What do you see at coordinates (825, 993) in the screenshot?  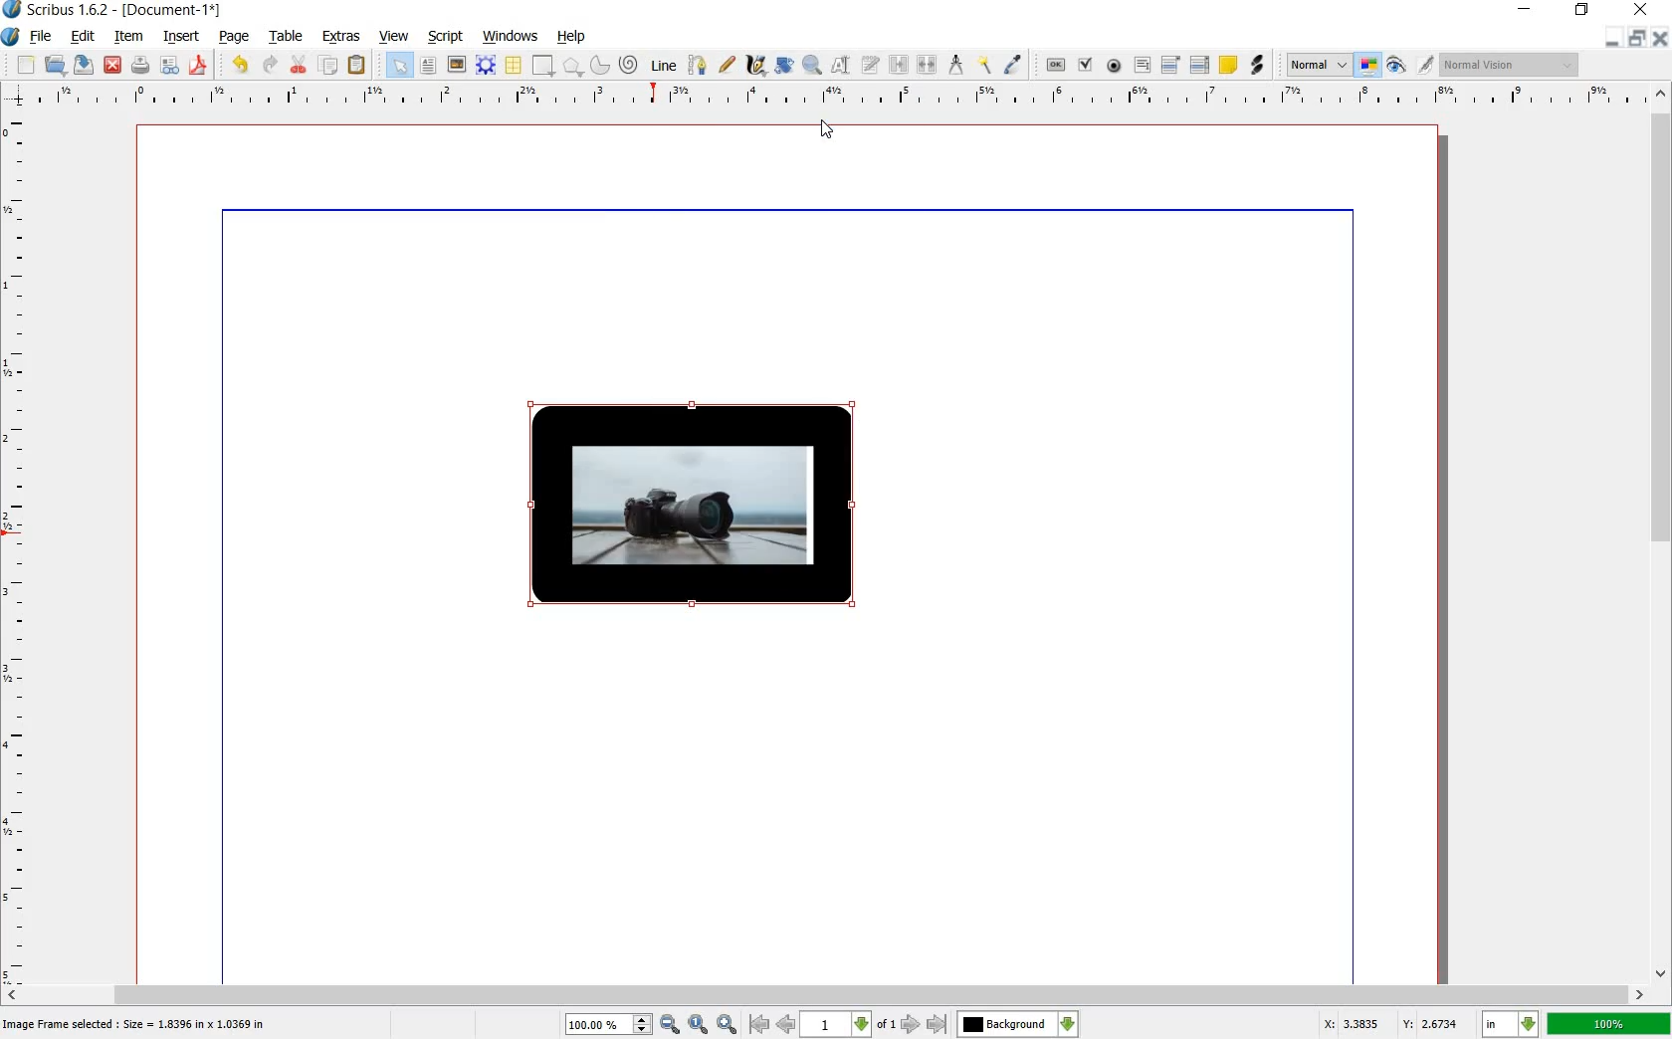 I see `scrollbar` at bounding box center [825, 993].